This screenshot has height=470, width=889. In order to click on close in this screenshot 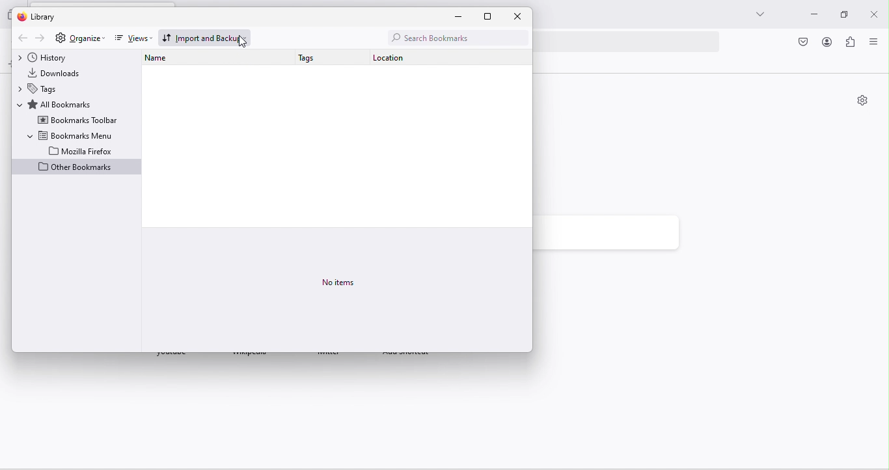, I will do `click(519, 17)`.